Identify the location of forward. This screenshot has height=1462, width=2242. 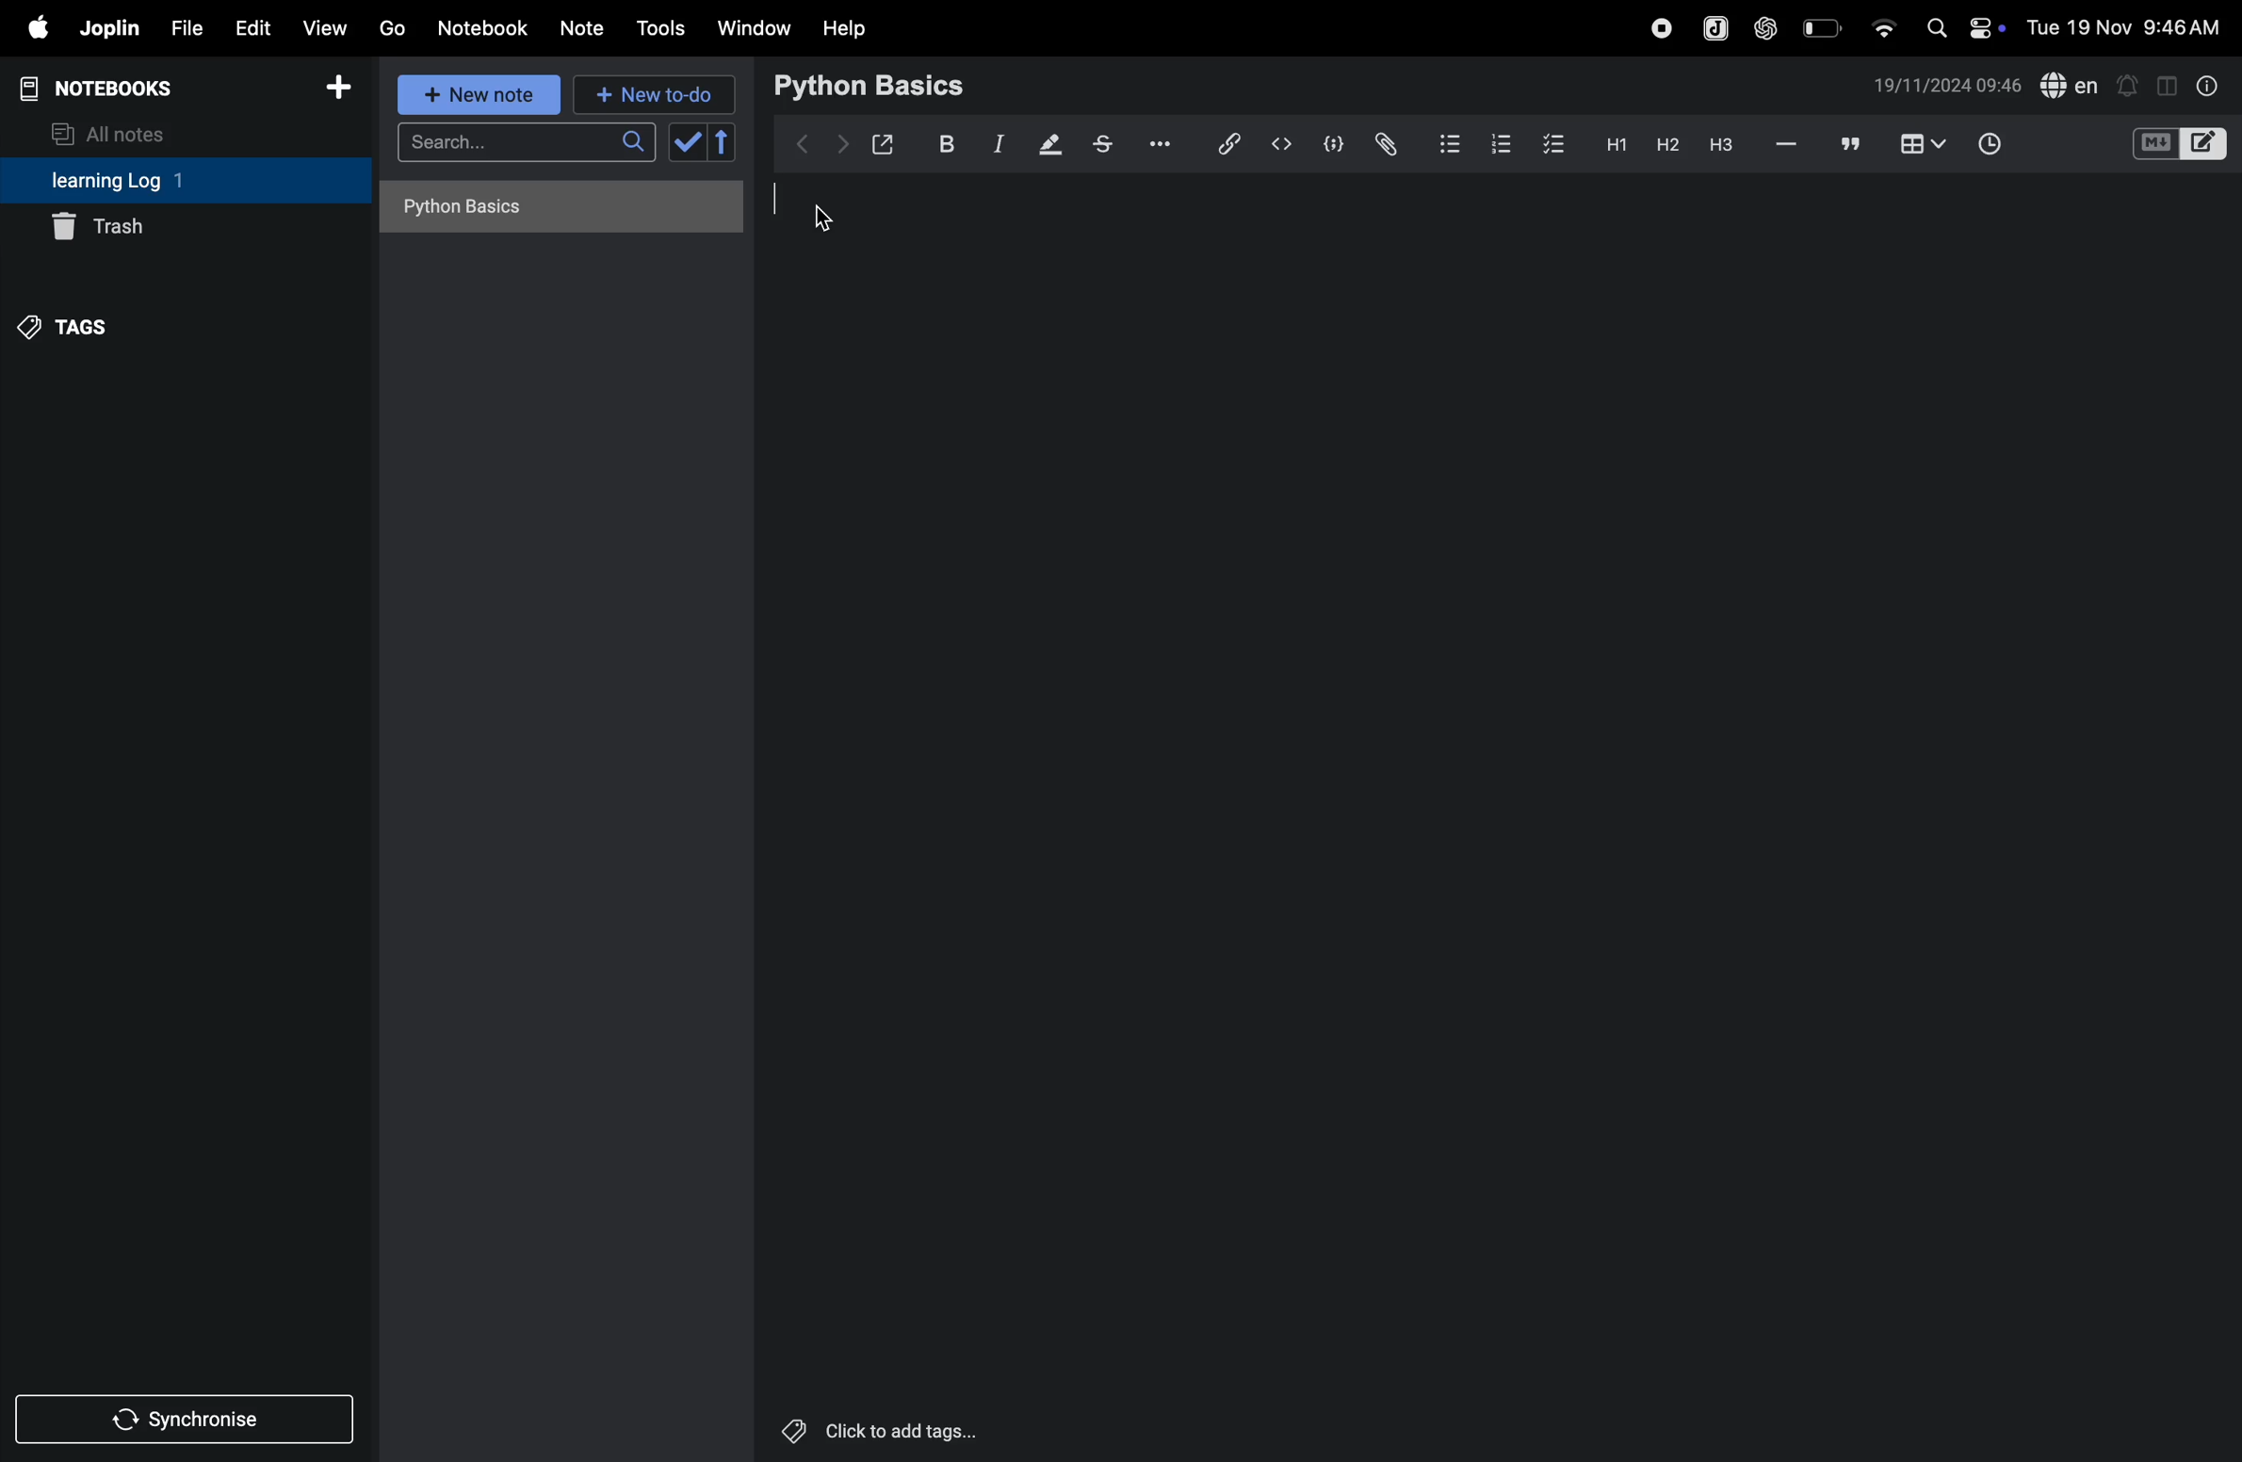
(842, 144).